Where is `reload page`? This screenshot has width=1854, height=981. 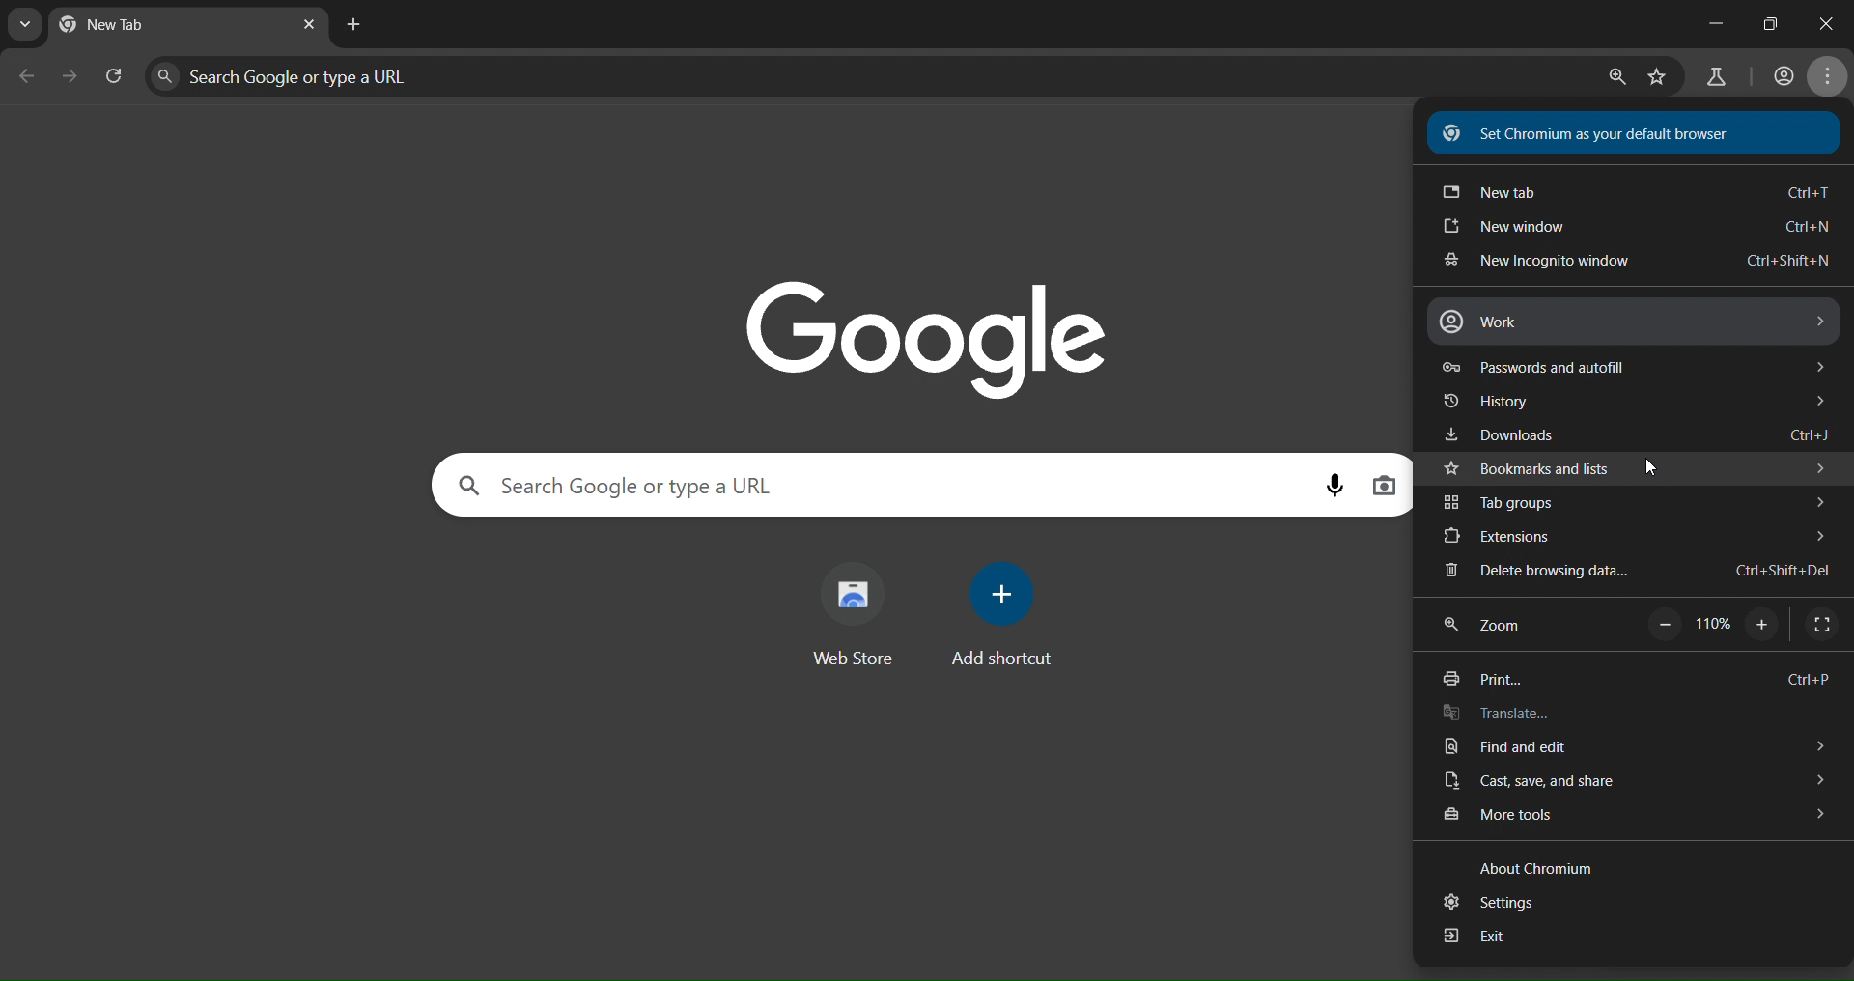 reload page is located at coordinates (116, 73).